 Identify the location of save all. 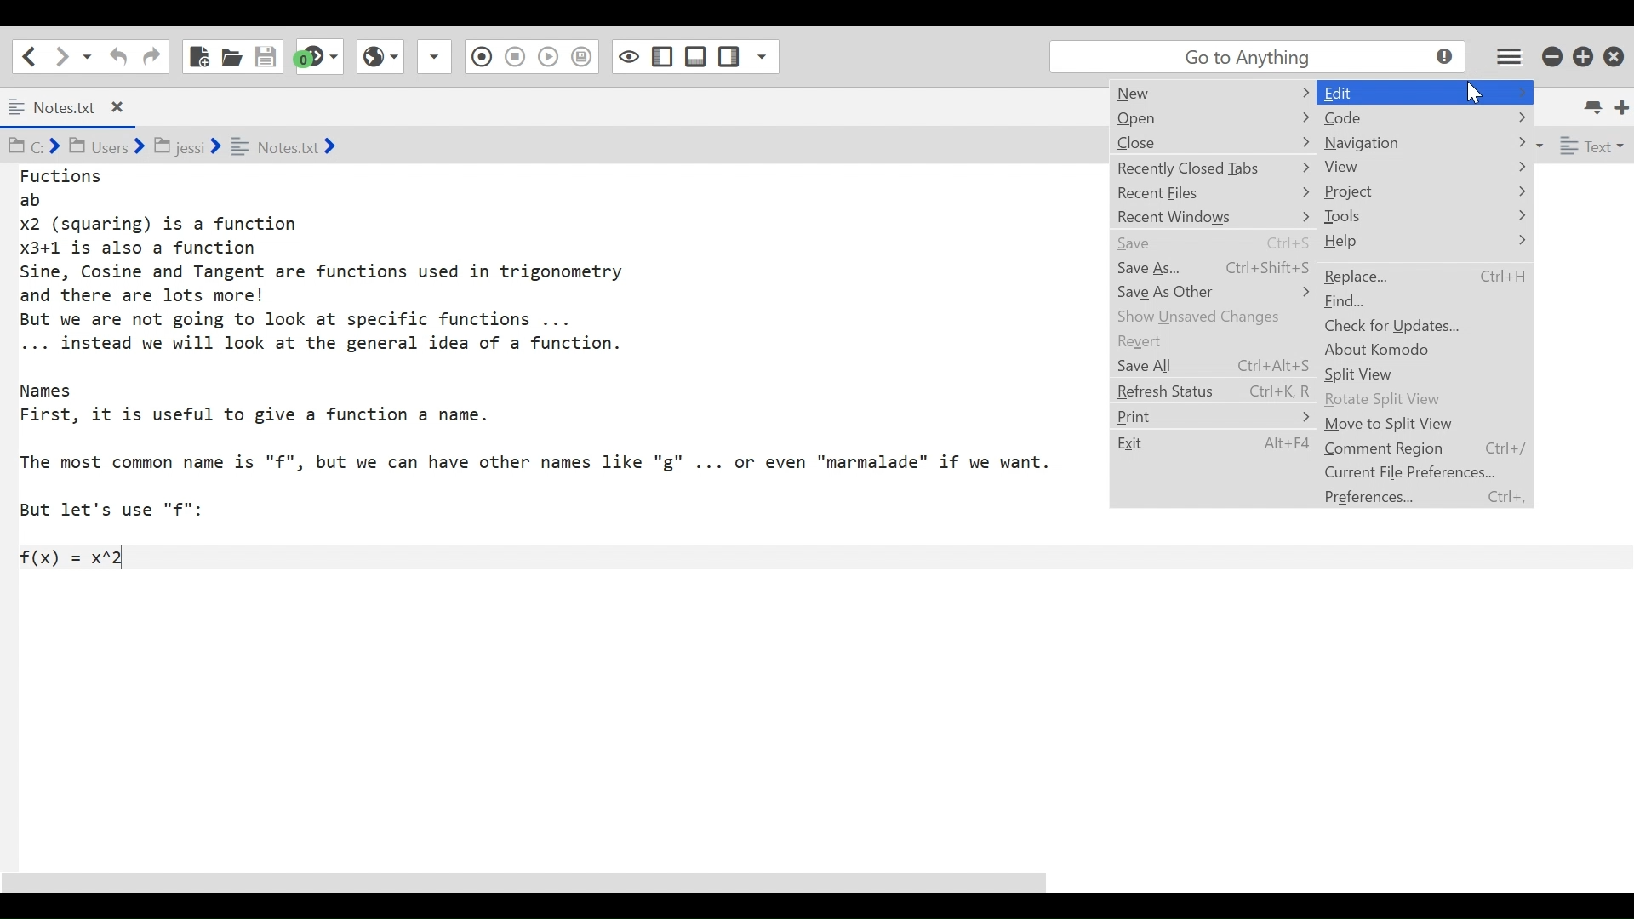
(1173, 366).